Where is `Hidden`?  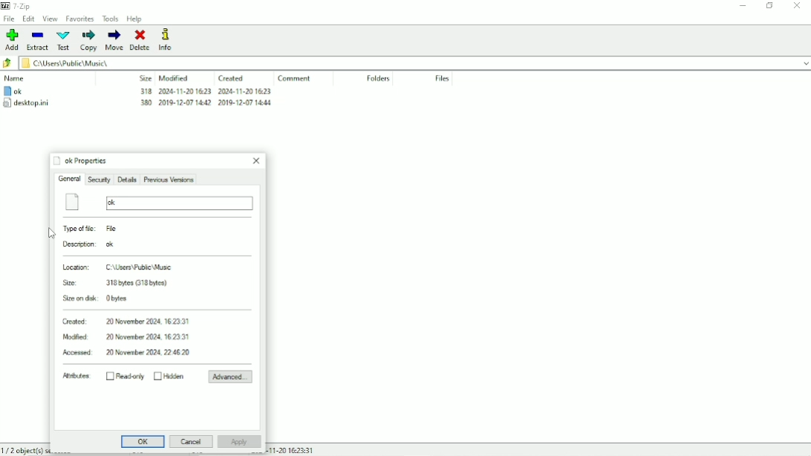 Hidden is located at coordinates (171, 377).